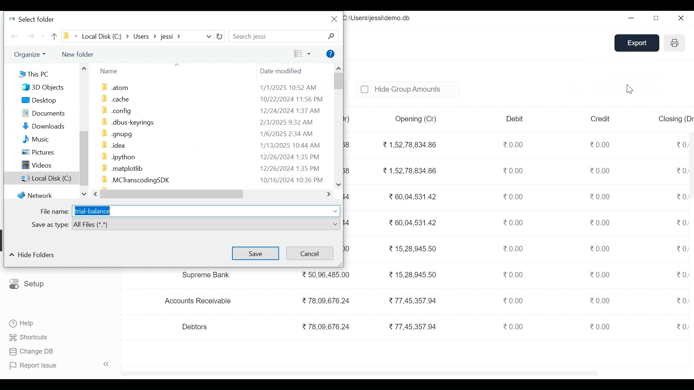 The width and height of the screenshot is (694, 390). What do you see at coordinates (207, 225) in the screenshot?
I see `All Files (*.*)` at bounding box center [207, 225].